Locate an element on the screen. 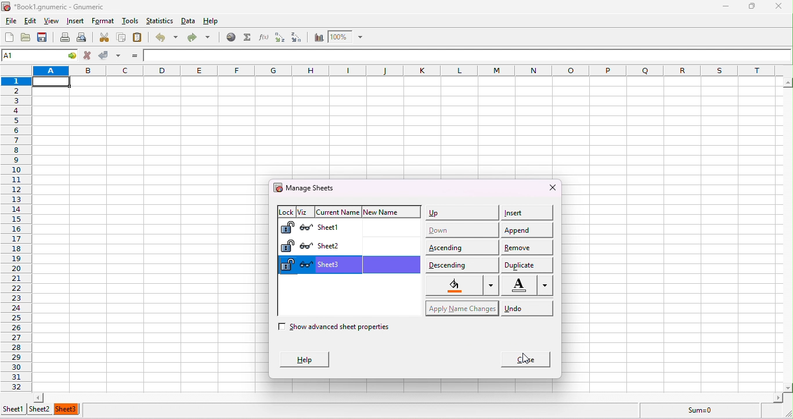  go to is located at coordinates (73, 56).